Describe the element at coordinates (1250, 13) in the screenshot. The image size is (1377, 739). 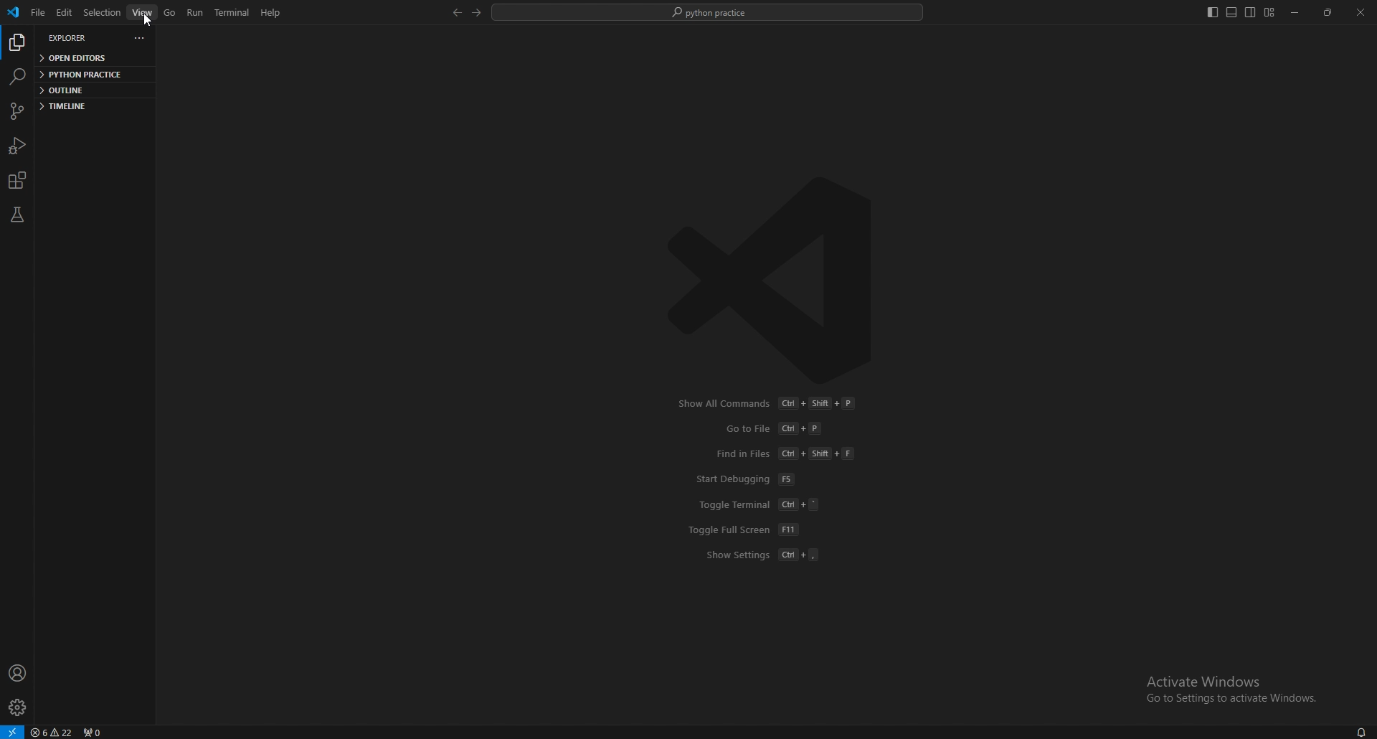
I see `toggle secondary sidebar` at that location.